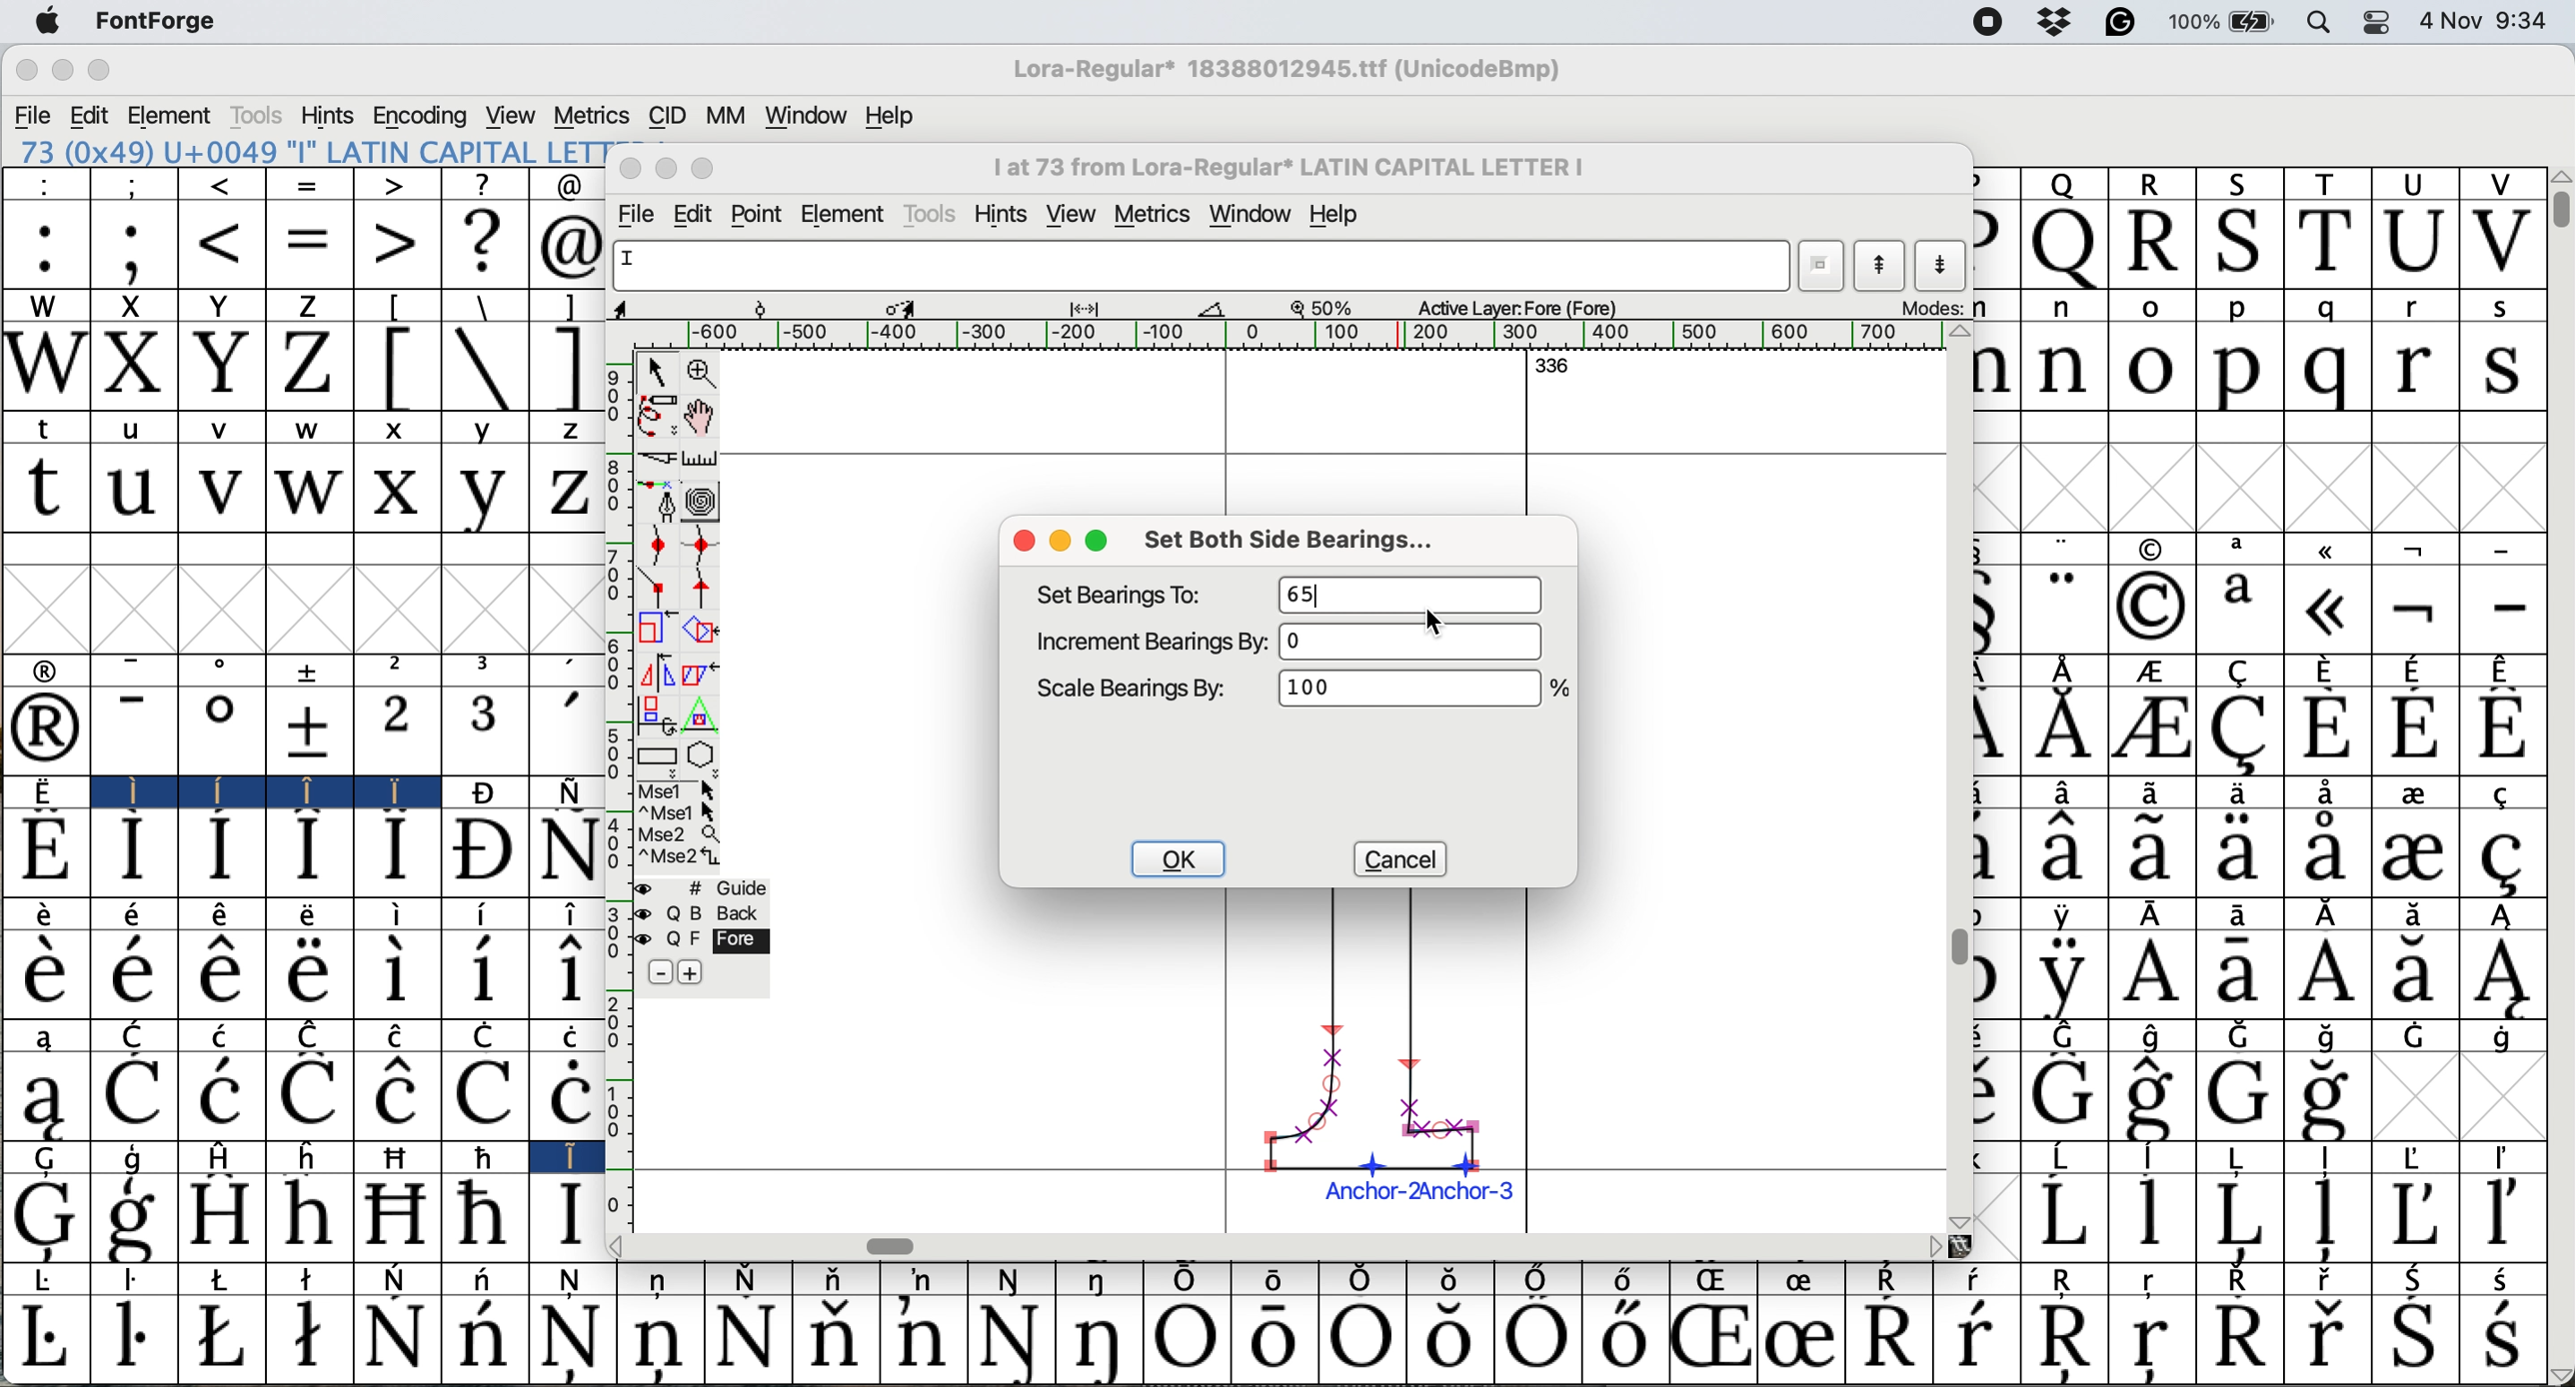  What do you see at coordinates (90, 116) in the screenshot?
I see `edit` at bounding box center [90, 116].